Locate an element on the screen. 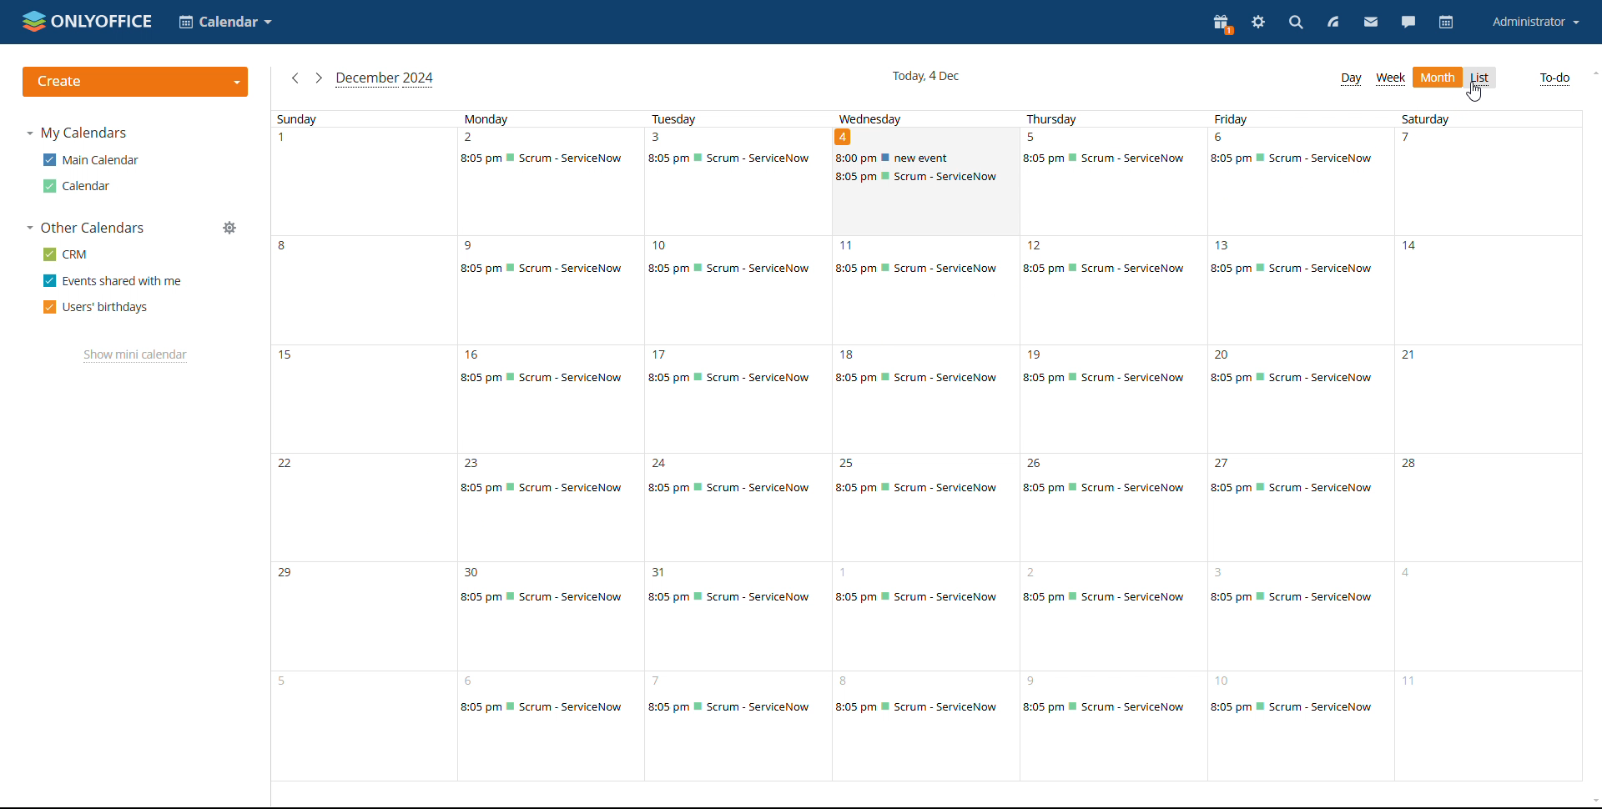 The image size is (1602, 809). tuesday is located at coordinates (739, 531).